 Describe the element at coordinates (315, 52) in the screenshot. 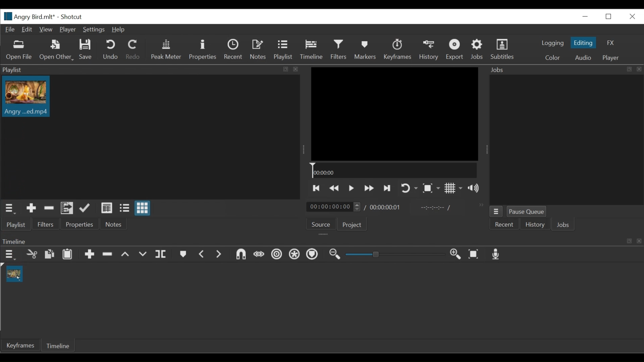

I see `Cursor` at that location.